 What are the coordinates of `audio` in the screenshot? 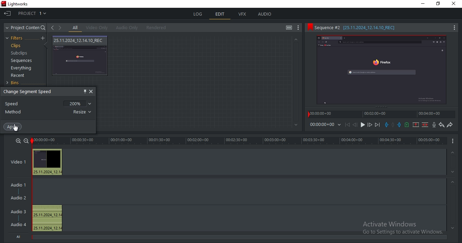 It's located at (47, 218).